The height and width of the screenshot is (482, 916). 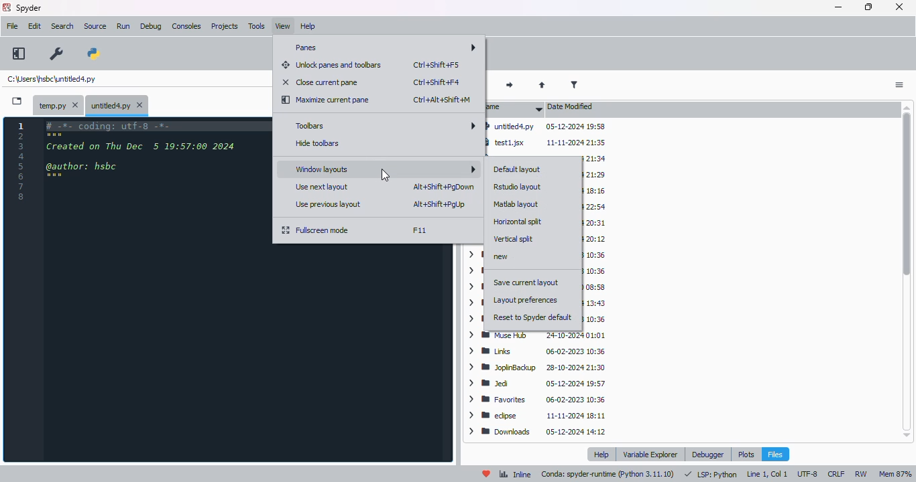 What do you see at coordinates (540, 335) in the screenshot?
I see `Muse Hub` at bounding box center [540, 335].